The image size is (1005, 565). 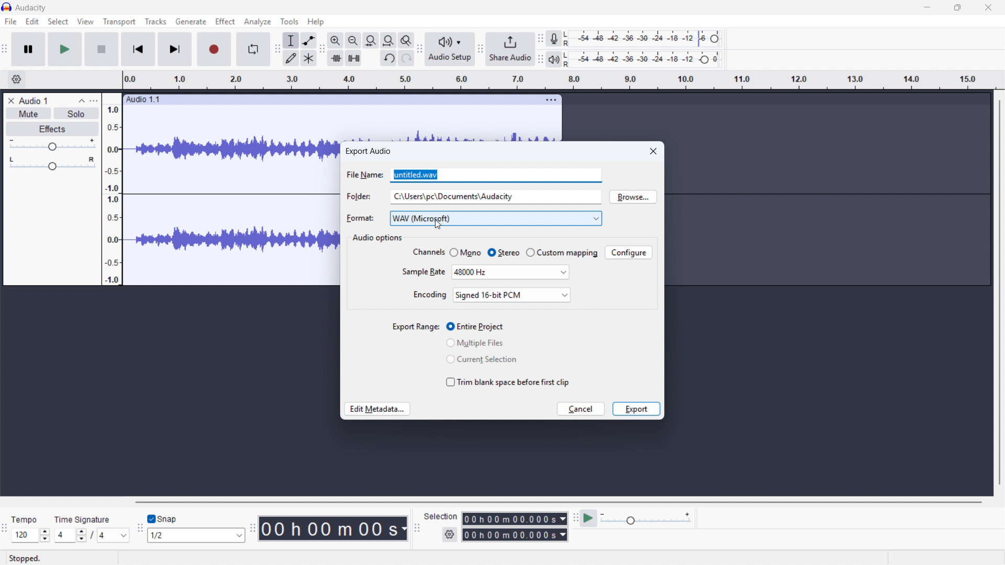 What do you see at coordinates (115, 536) in the screenshot?
I see `Set time signature ` at bounding box center [115, 536].